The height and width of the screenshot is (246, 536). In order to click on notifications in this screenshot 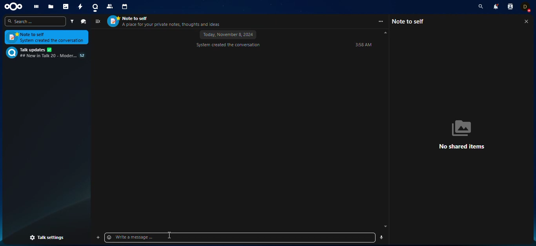, I will do `click(495, 7)`.